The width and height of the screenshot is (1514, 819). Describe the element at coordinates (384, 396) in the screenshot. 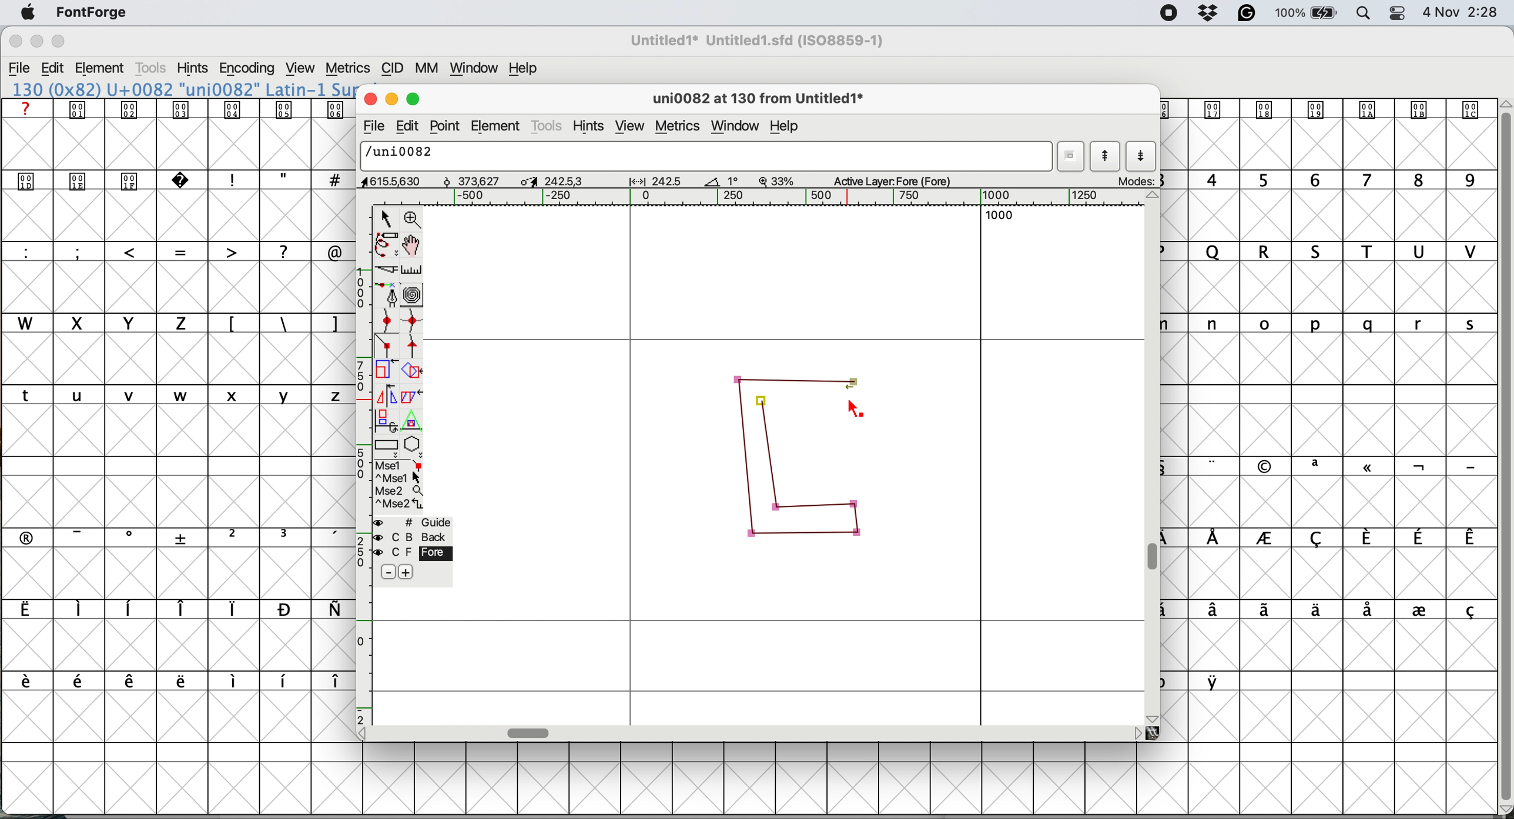

I see `flip the selection` at that location.